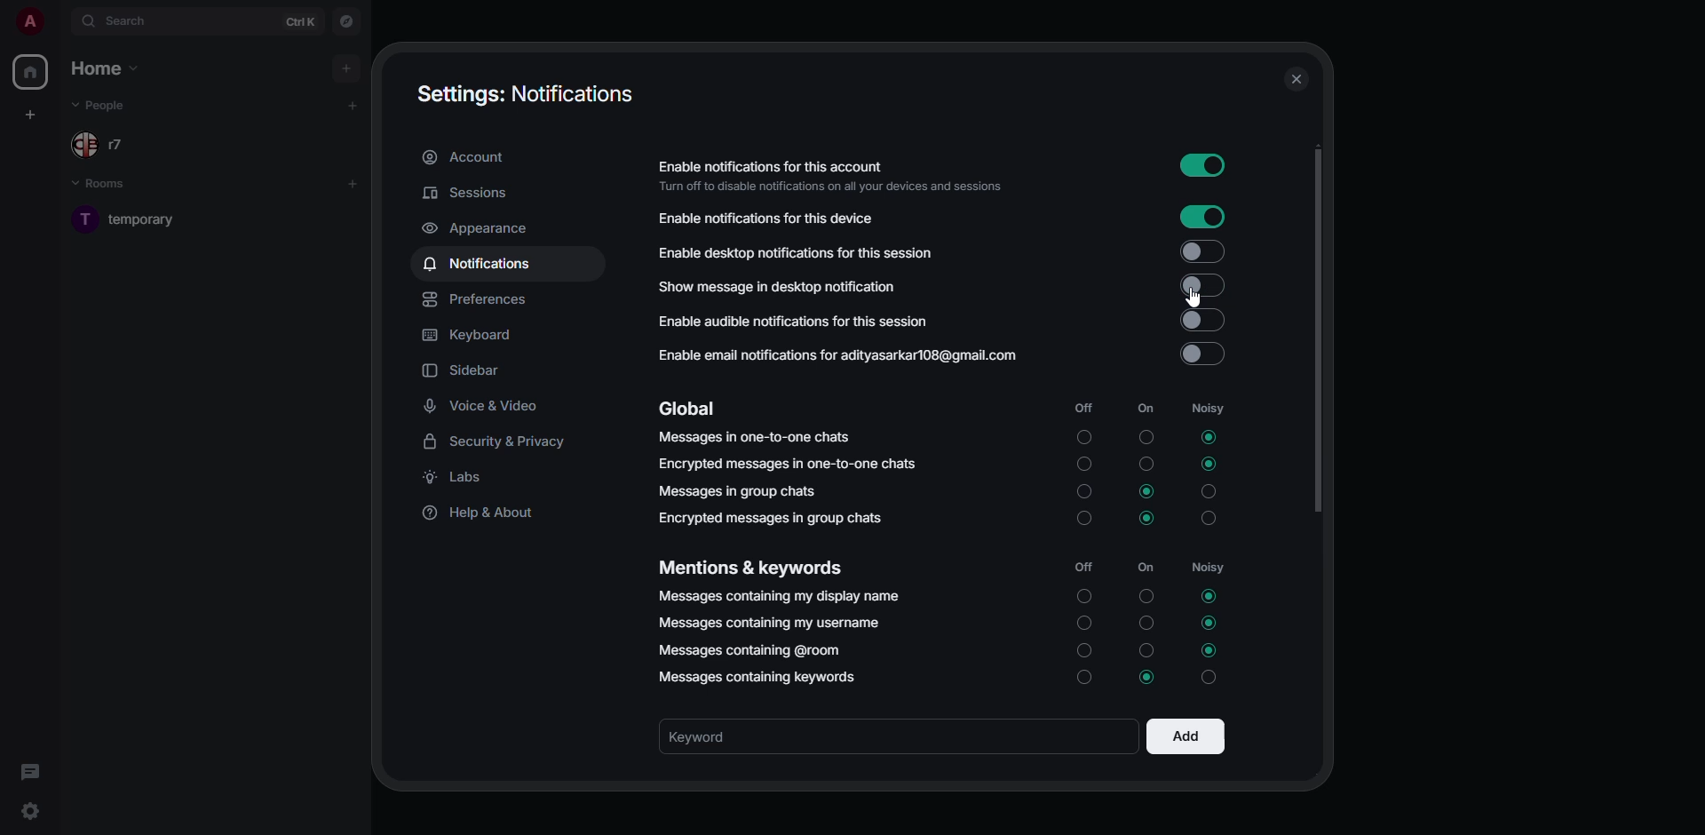 Image resolution: width=1705 pixels, height=835 pixels. Describe the element at coordinates (1211, 621) in the screenshot. I see `selected` at that location.